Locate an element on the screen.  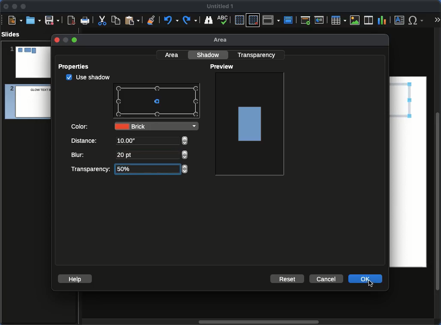
Special characters is located at coordinates (418, 20).